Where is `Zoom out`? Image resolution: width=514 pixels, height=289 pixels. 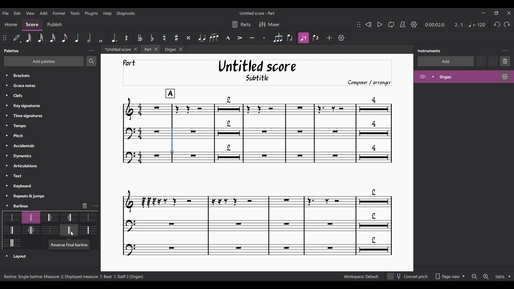 Zoom out is located at coordinates (474, 277).